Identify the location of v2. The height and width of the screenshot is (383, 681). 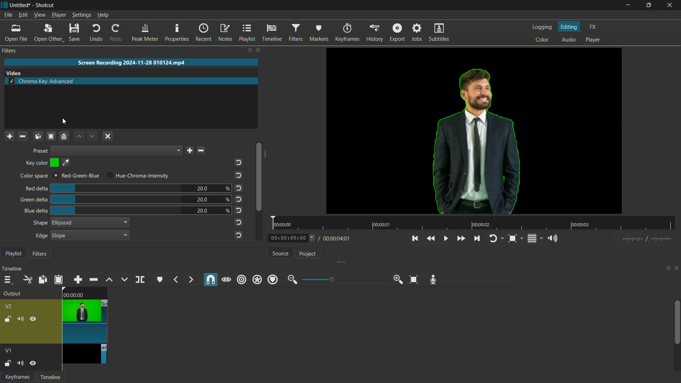
(10, 306).